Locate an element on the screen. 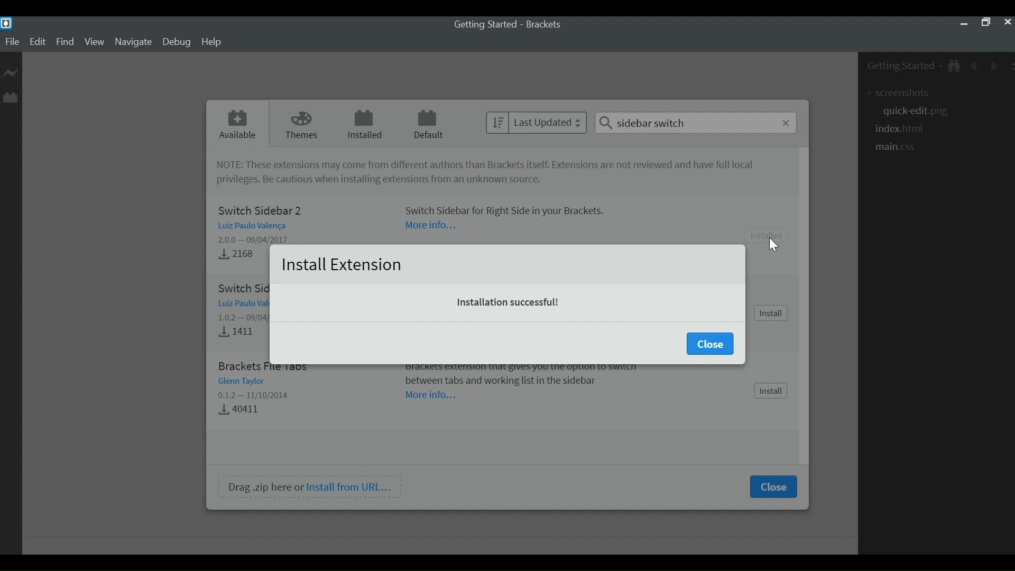 The image size is (1015, 571). Restore is located at coordinates (985, 23).